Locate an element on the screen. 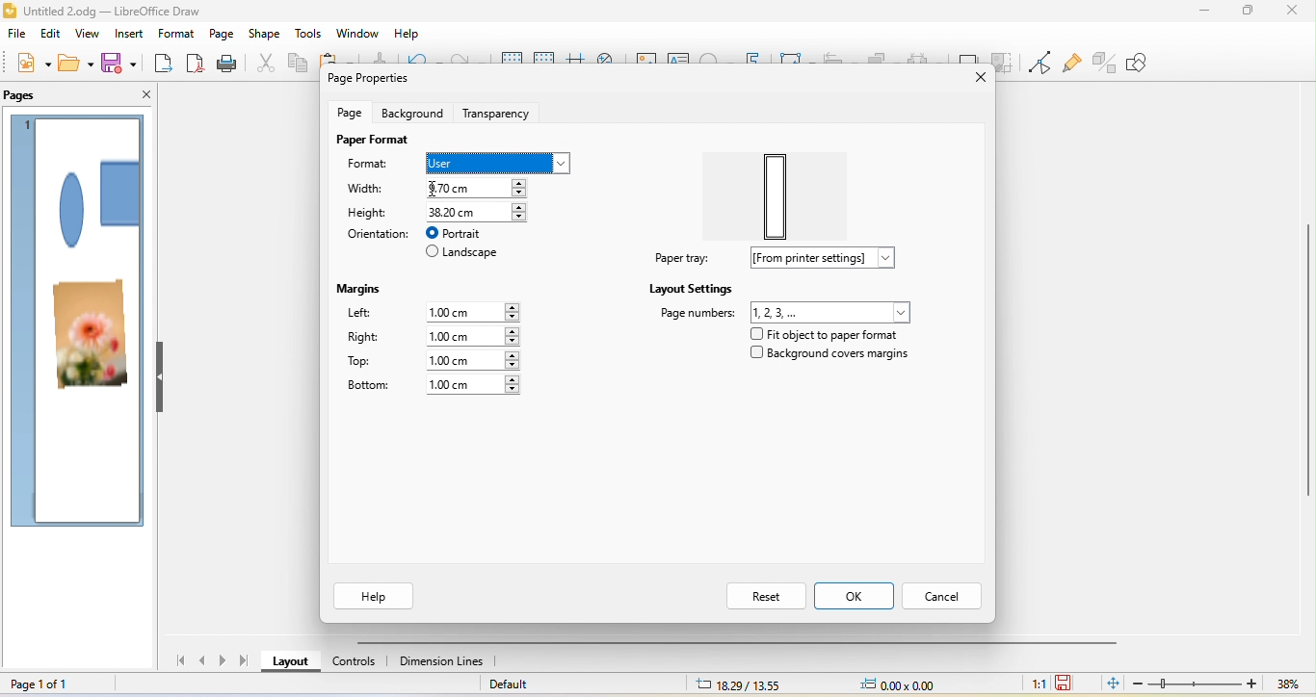 This screenshot has width=1316, height=697. portrait is located at coordinates (461, 232).